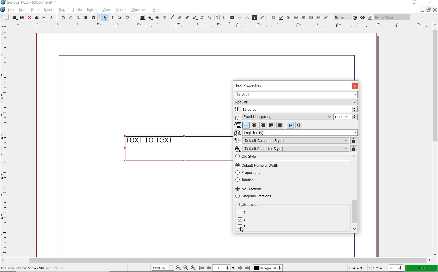  What do you see at coordinates (120, 17) in the screenshot?
I see `image frame` at bounding box center [120, 17].